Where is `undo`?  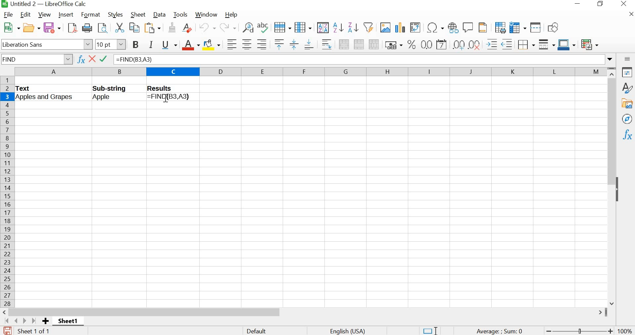 undo is located at coordinates (207, 27).